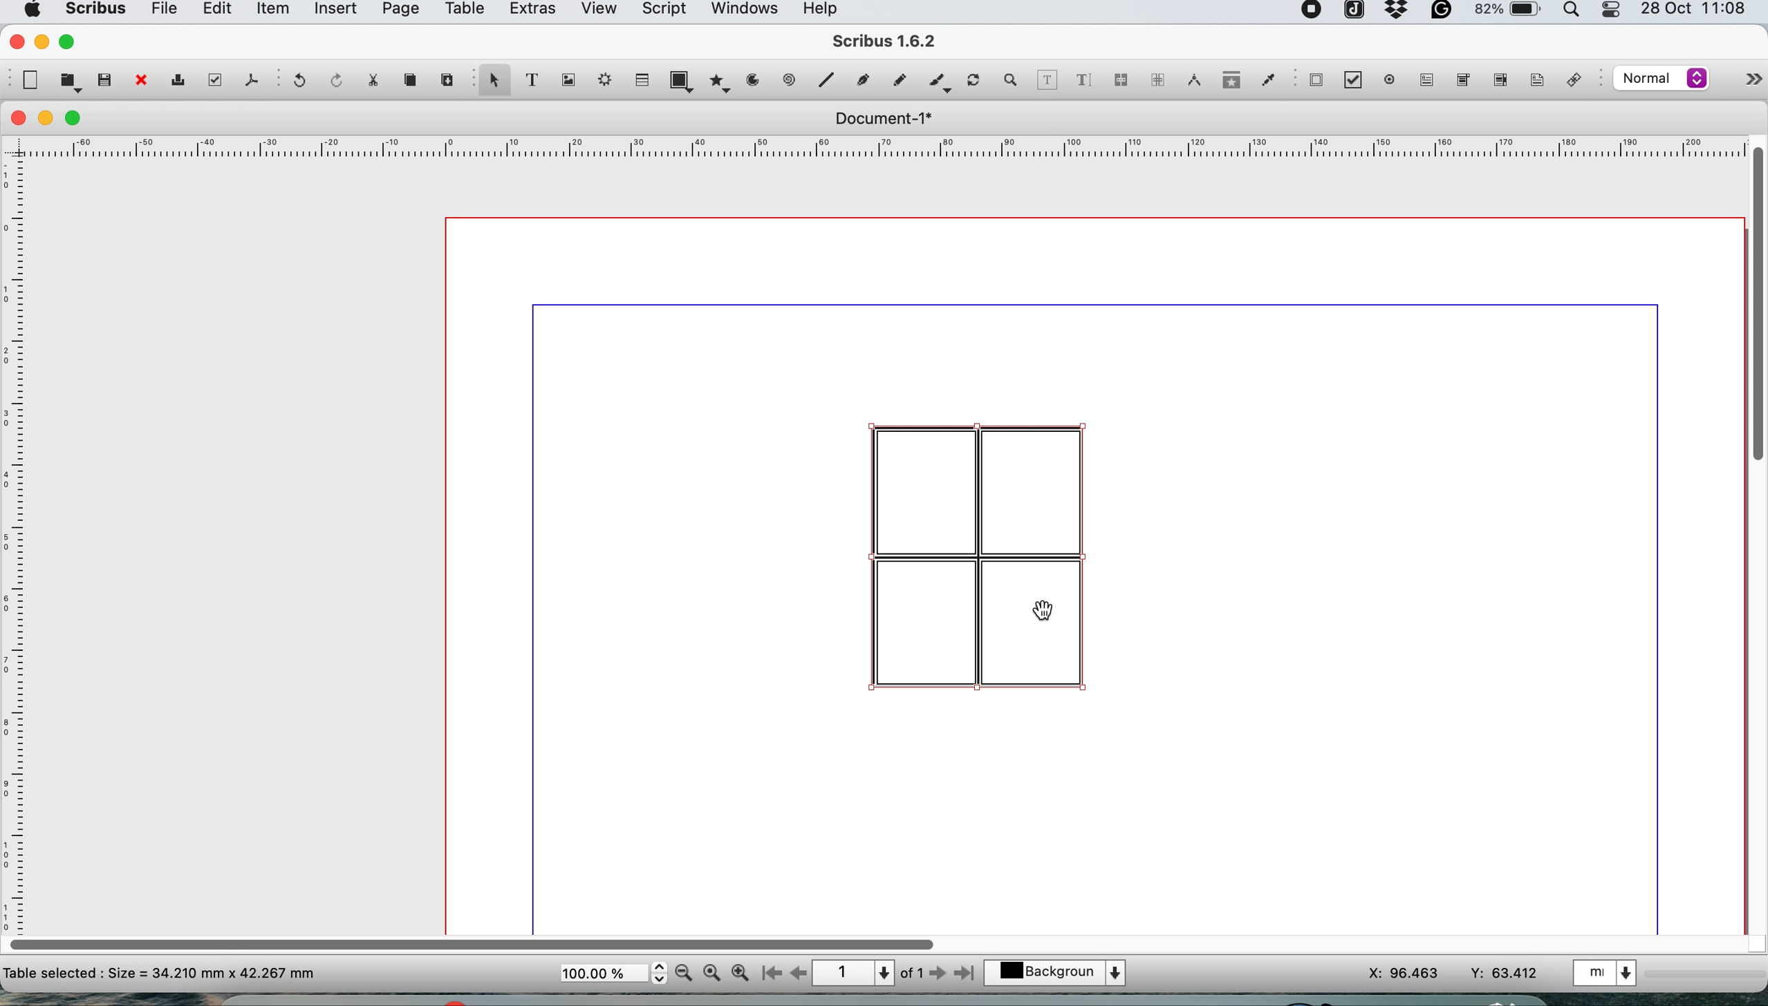  Describe the element at coordinates (1444, 14) in the screenshot. I see `grammarly` at that location.